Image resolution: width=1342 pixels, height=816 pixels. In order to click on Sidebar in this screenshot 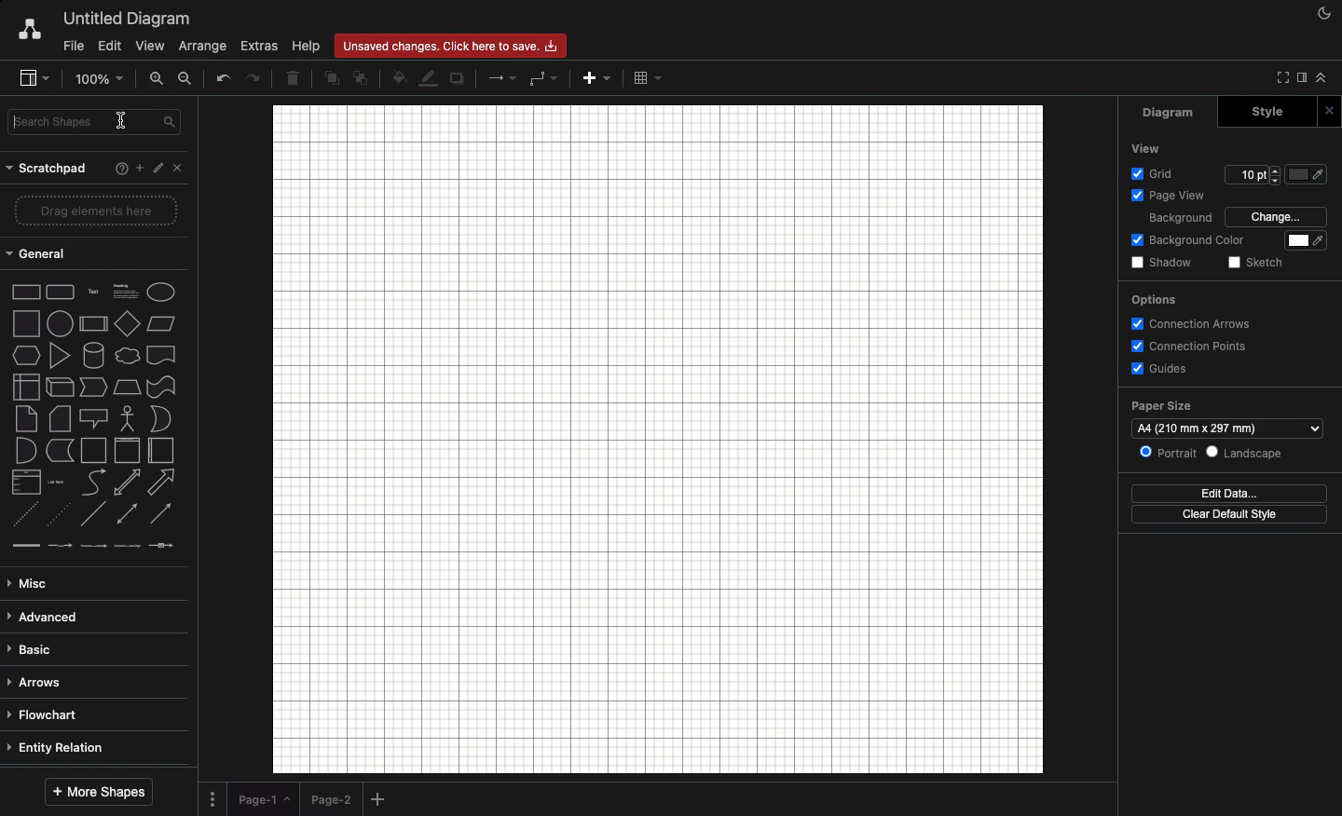, I will do `click(33, 78)`.